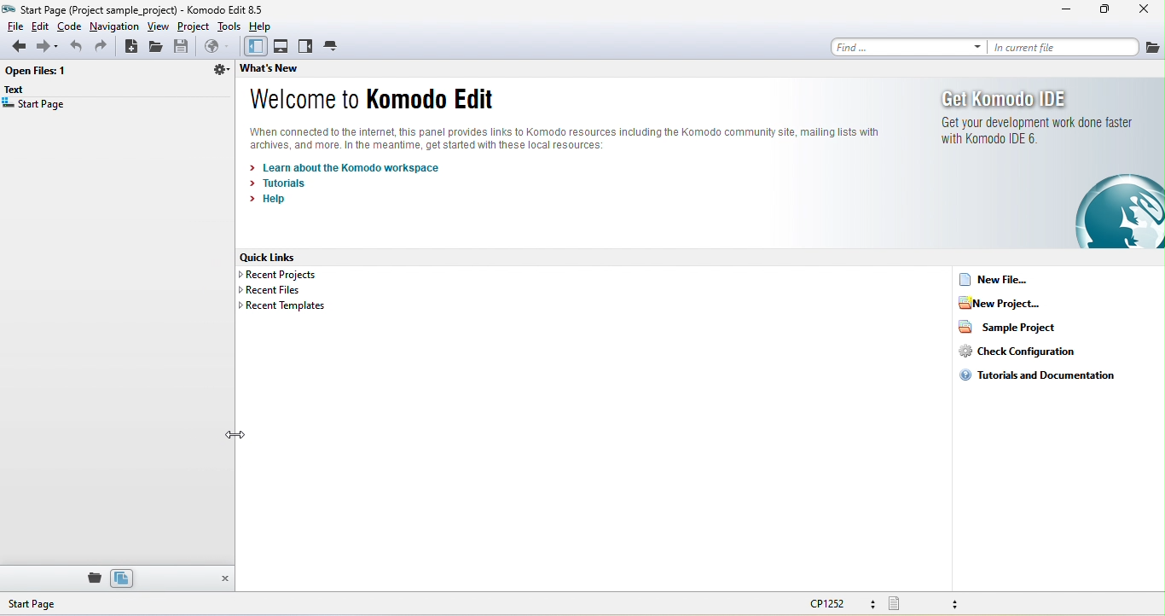 This screenshot has width=1165, height=616. What do you see at coordinates (351, 167) in the screenshot?
I see `learn about the komodo workspace` at bounding box center [351, 167].